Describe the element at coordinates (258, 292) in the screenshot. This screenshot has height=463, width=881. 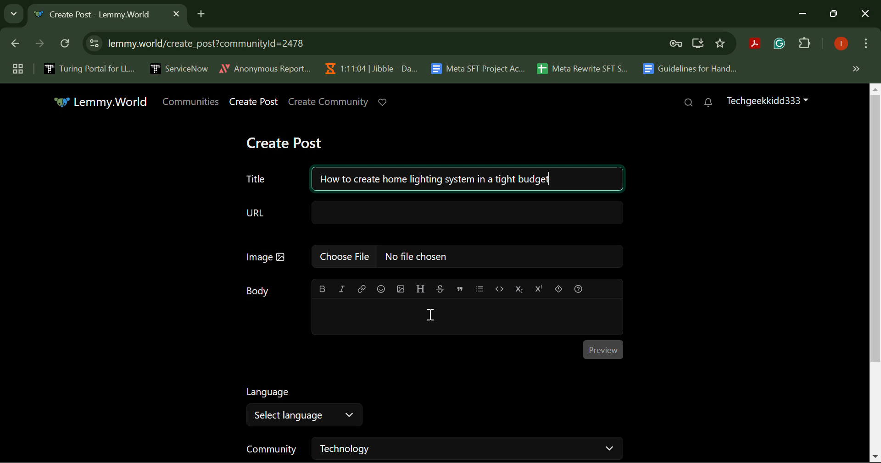
I see `Body` at that location.